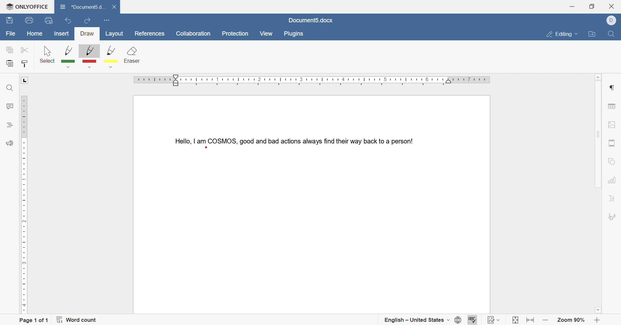  I want to click on red pen, so click(88, 57).